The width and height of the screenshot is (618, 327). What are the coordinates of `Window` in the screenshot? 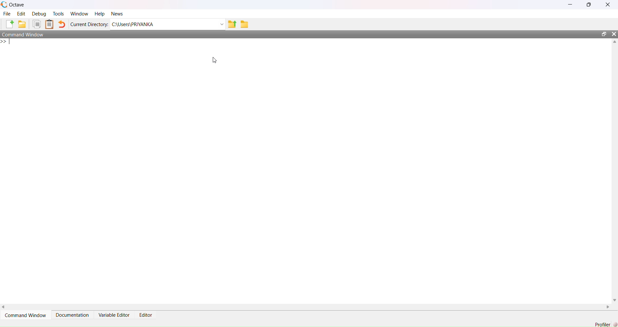 It's located at (79, 13).